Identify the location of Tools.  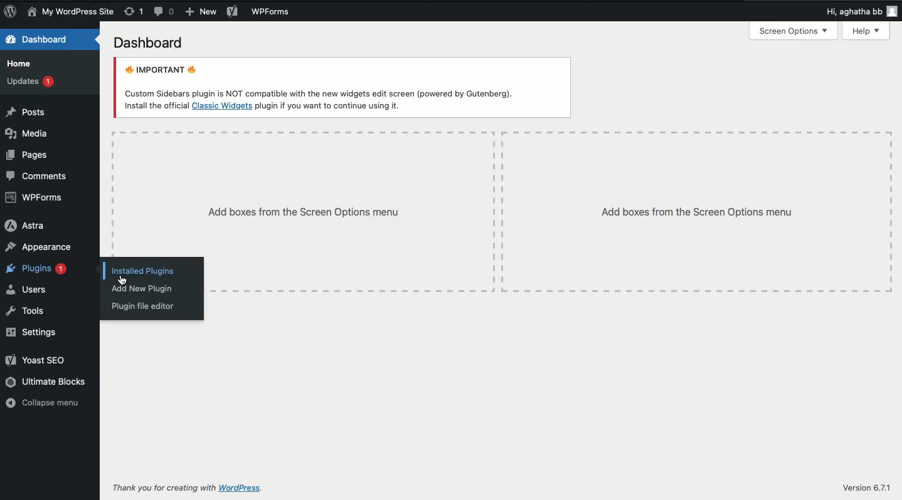
(24, 311).